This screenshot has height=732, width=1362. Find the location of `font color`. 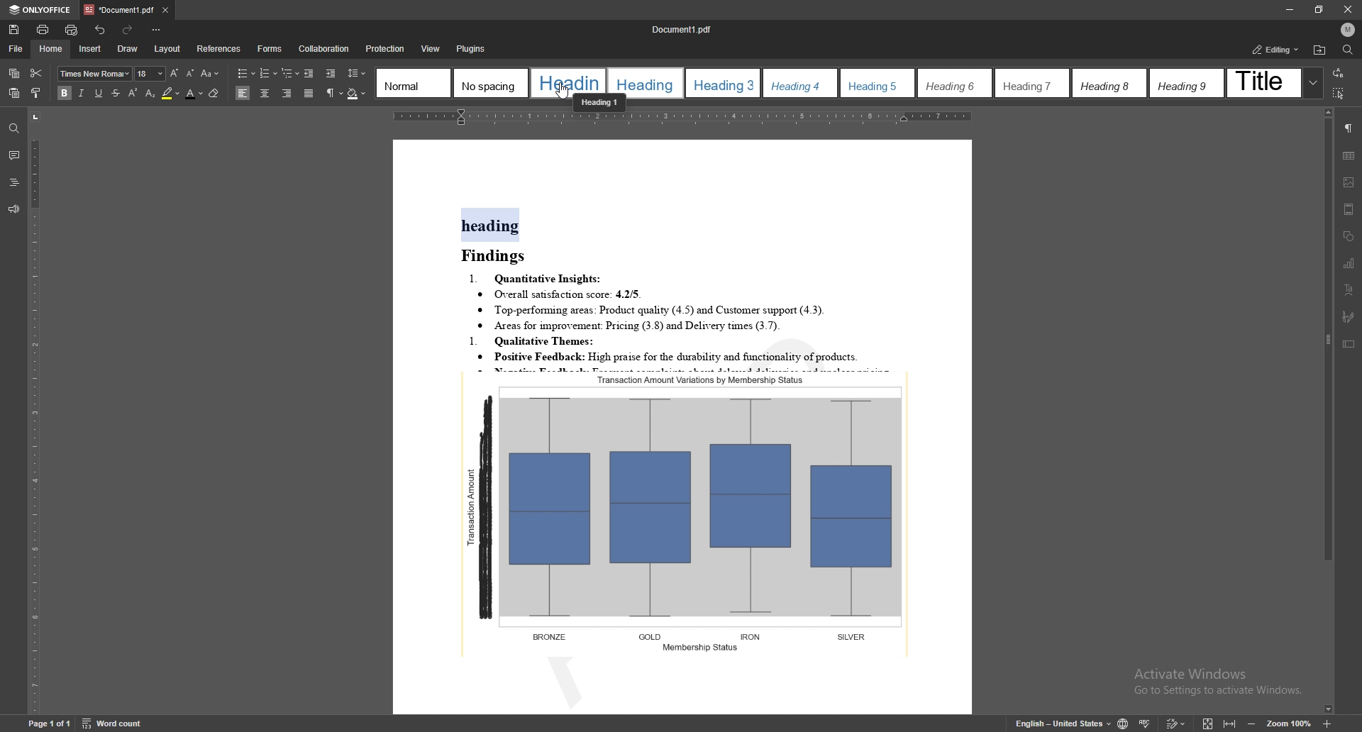

font color is located at coordinates (195, 94).